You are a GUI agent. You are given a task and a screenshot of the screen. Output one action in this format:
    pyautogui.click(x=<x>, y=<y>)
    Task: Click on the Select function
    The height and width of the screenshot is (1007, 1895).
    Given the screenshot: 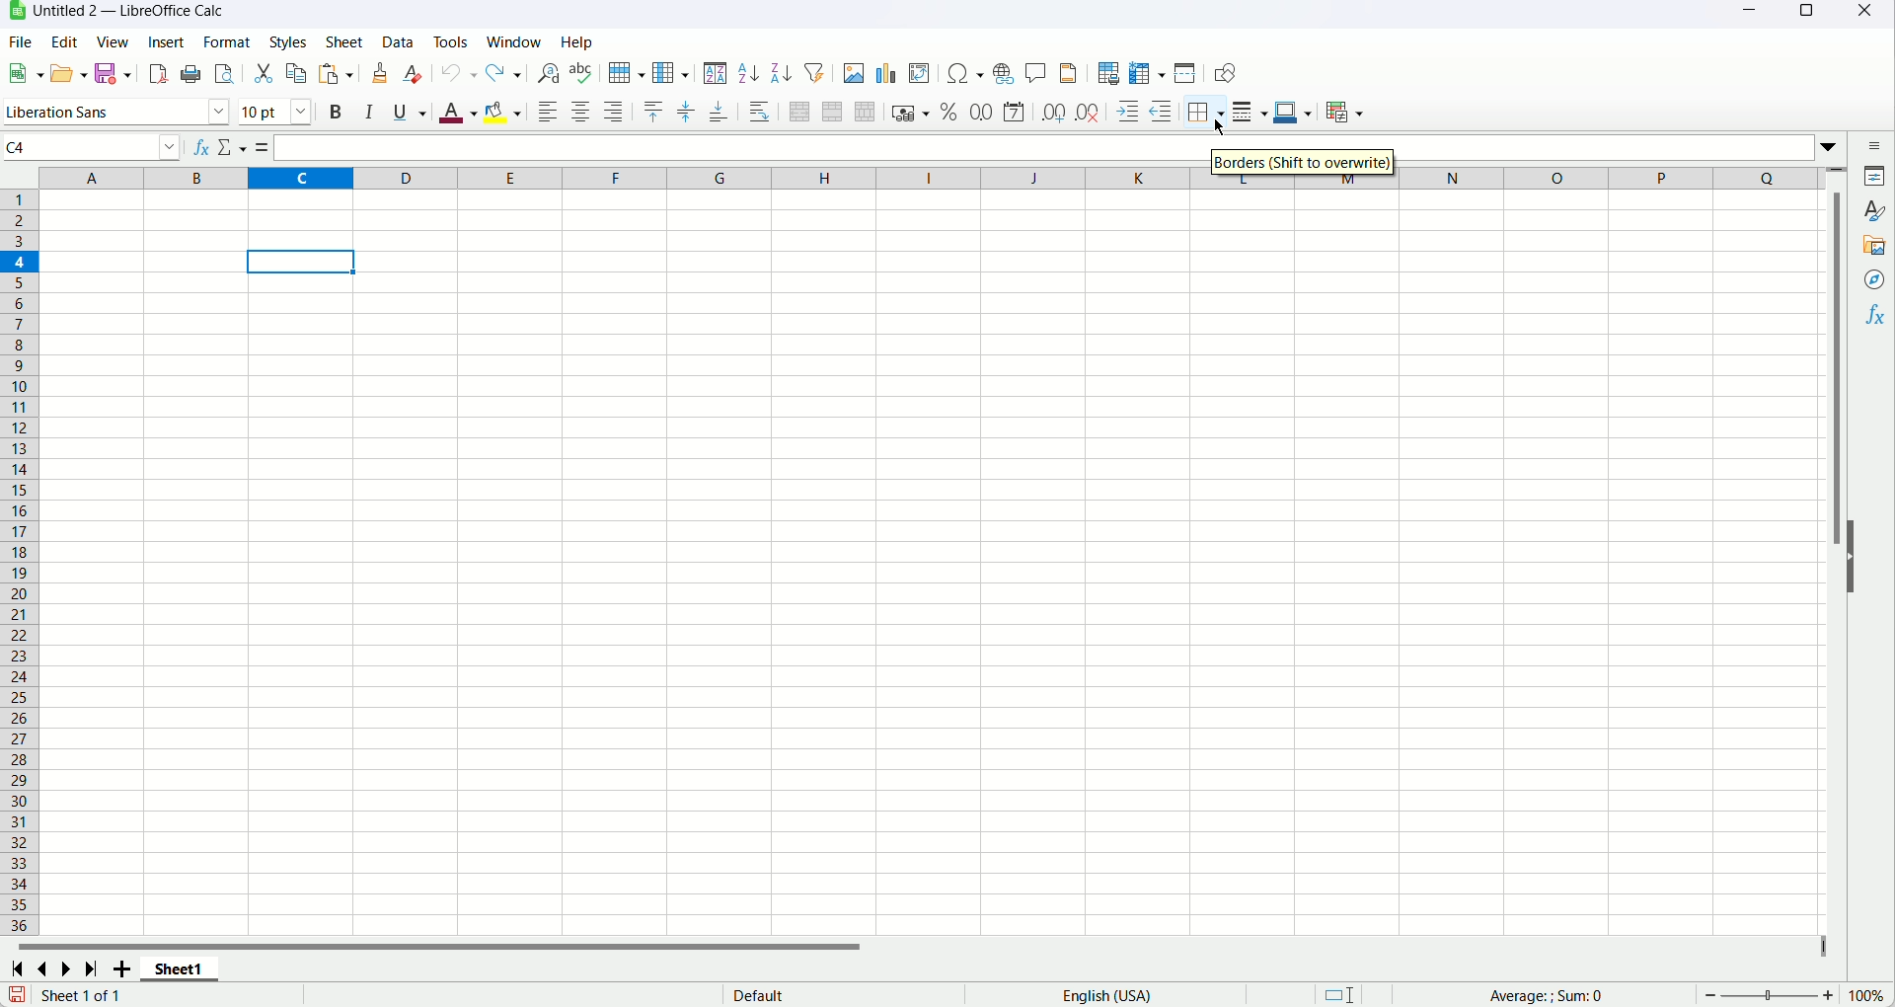 What is the action you would take?
    pyautogui.click(x=234, y=149)
    